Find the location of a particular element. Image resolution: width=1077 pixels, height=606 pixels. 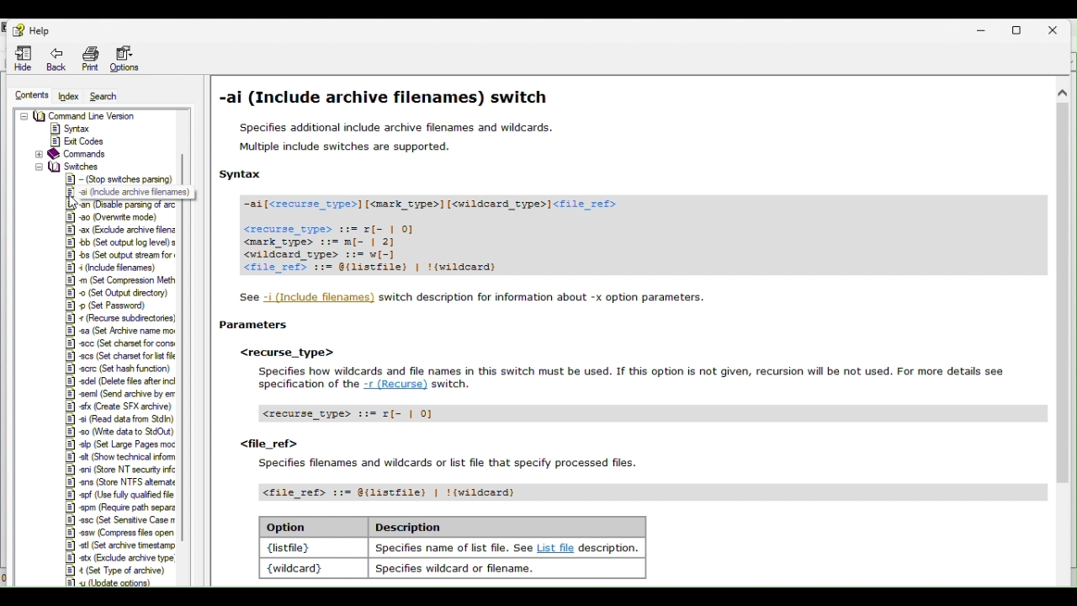

§] ens (Store NTFS altemate is located at coordinates (121, 482).